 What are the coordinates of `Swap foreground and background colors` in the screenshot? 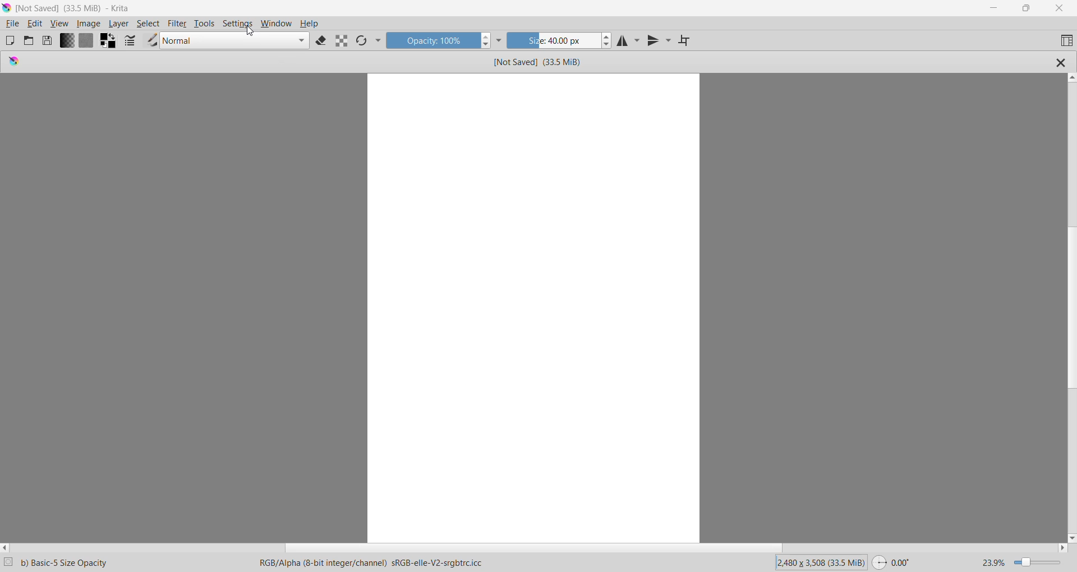 It's located at (108, 41).